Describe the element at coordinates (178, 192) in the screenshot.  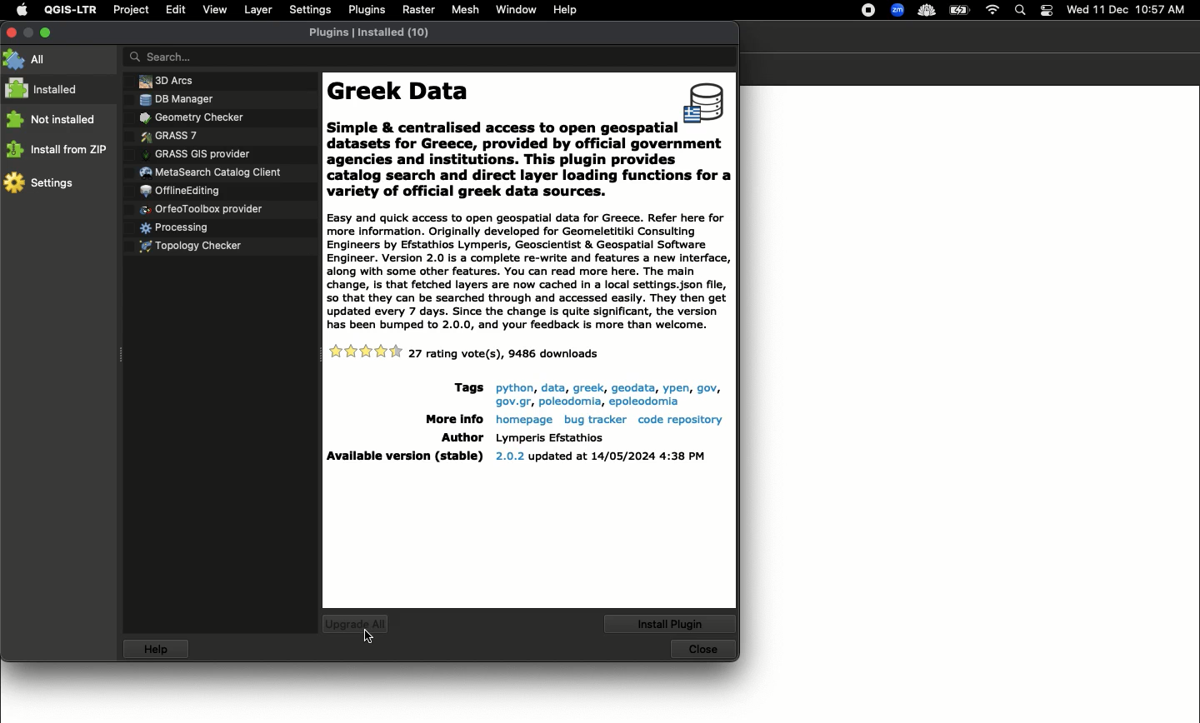
I see `Offline editing` at that location.